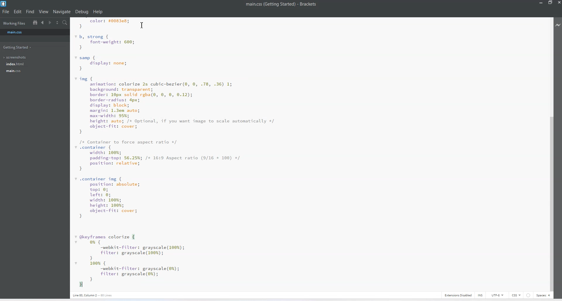 This screenshot has width=562, height=301. I want to click on Text 3, so click(94, 295).